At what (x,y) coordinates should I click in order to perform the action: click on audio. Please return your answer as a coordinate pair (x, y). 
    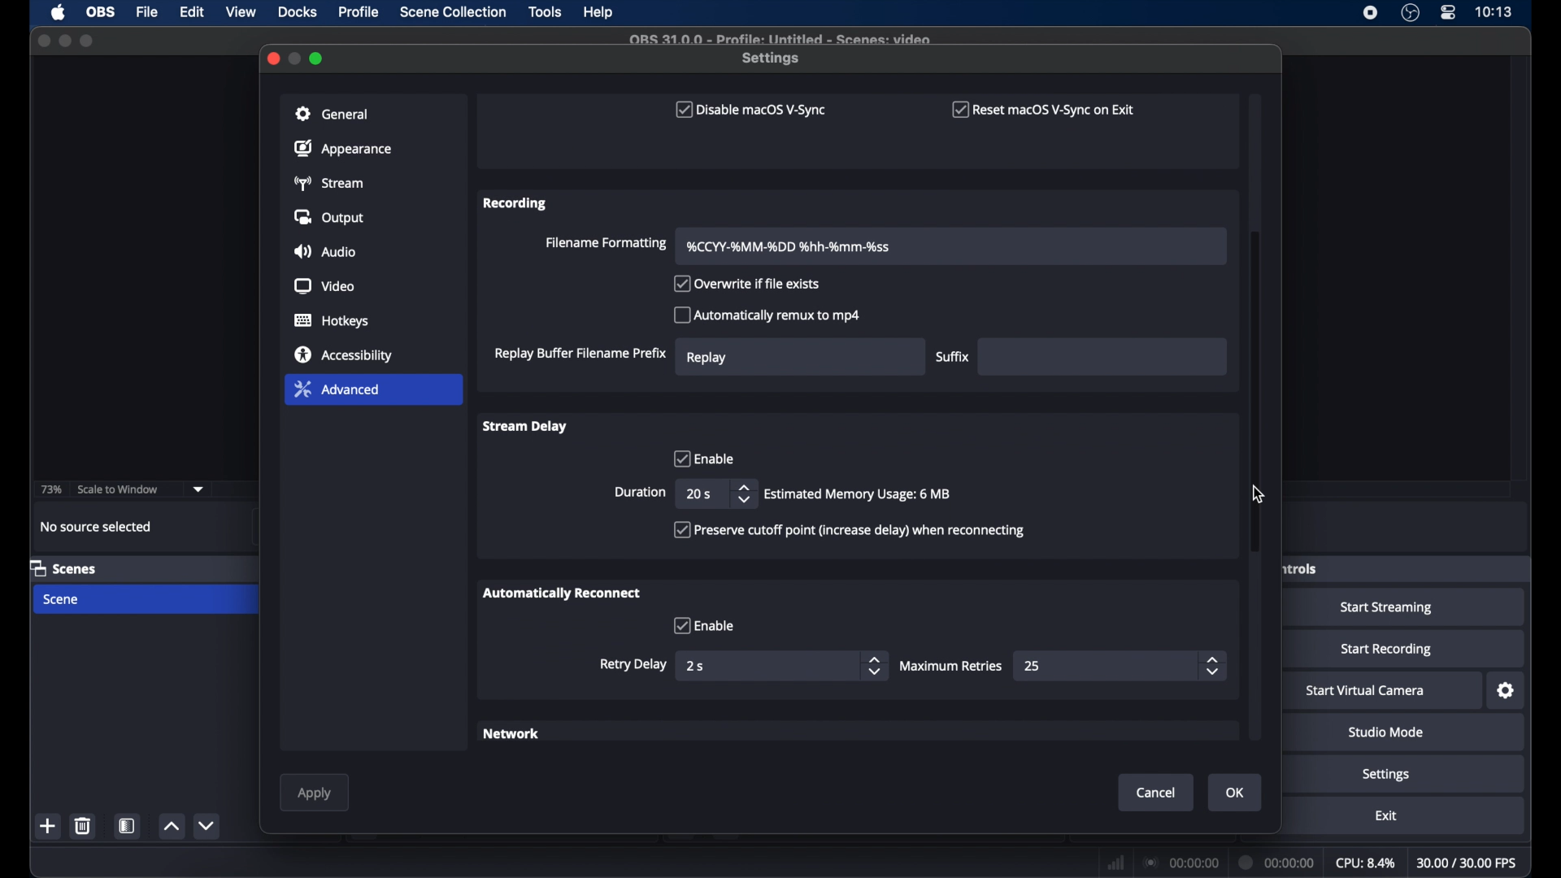
    Looking at the image, I should click on (324, 253).